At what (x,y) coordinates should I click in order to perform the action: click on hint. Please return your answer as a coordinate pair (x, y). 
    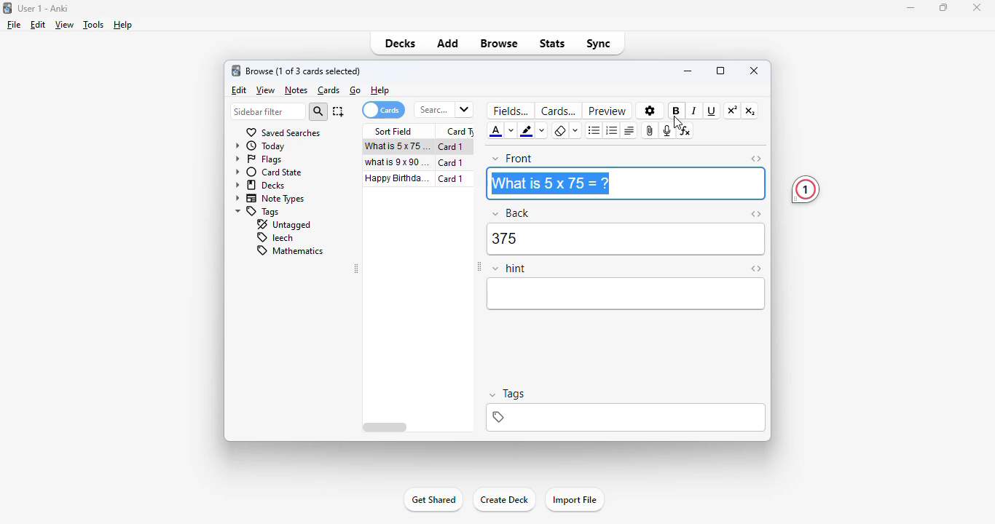
    Looking at the image, I should click on (509, 269).